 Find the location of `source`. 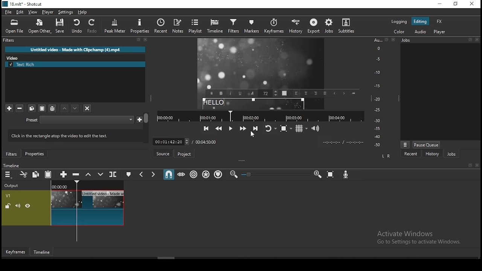

source is located at coordinates (162, 153).